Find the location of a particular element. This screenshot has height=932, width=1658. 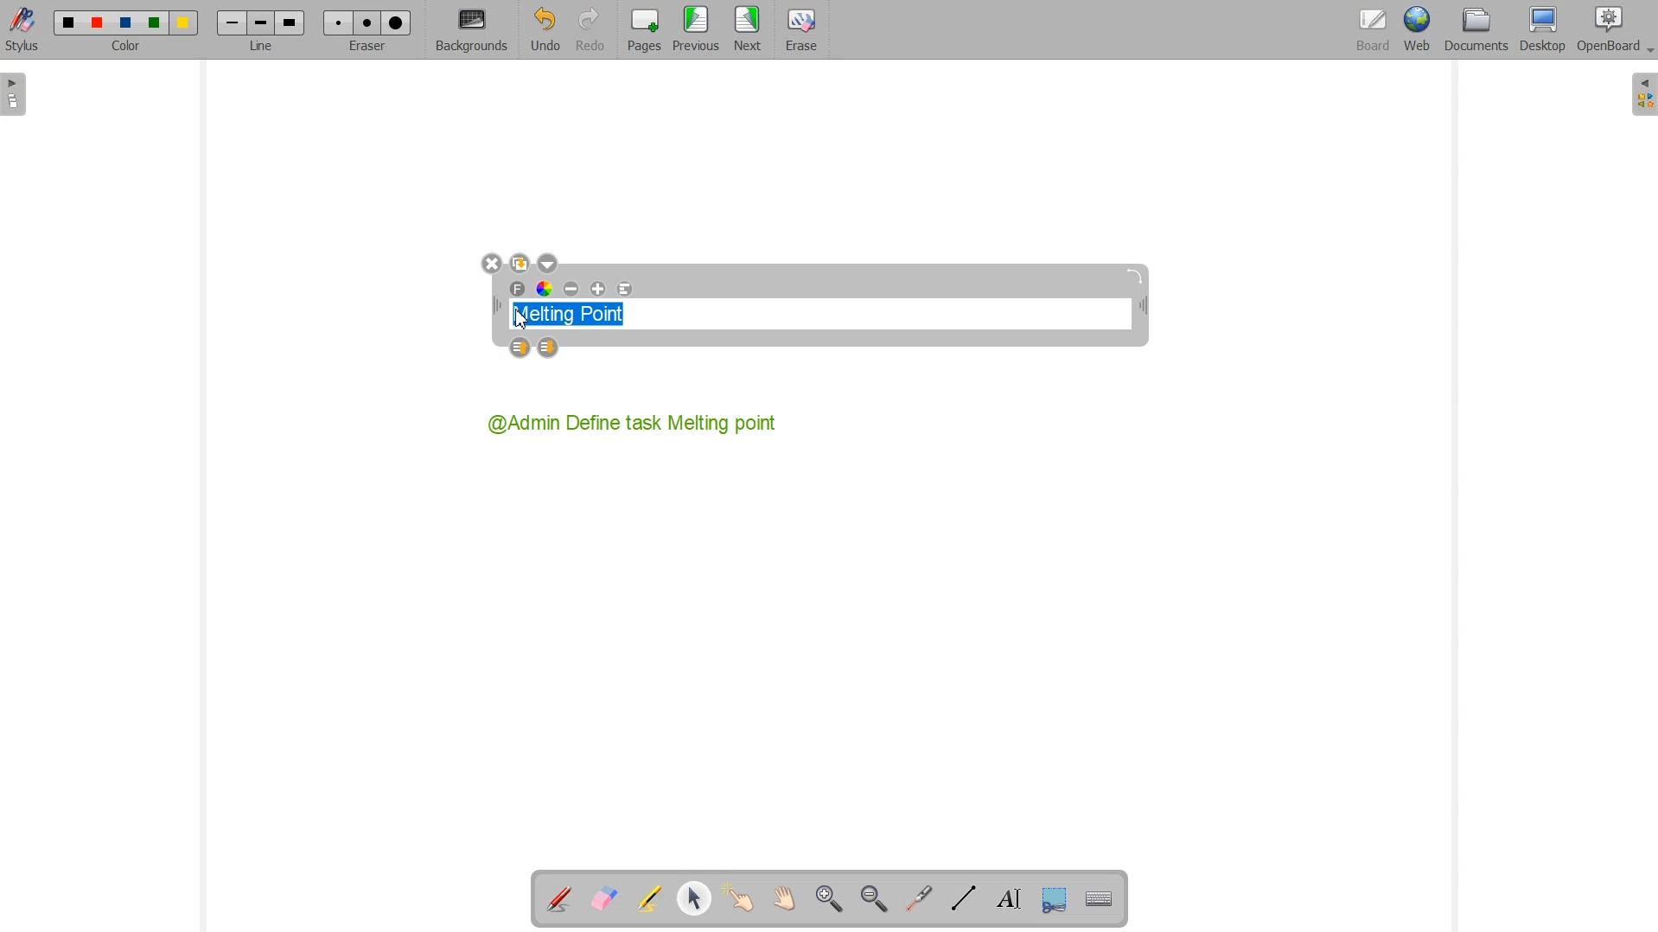

Line is located at coordinates (260, 30).